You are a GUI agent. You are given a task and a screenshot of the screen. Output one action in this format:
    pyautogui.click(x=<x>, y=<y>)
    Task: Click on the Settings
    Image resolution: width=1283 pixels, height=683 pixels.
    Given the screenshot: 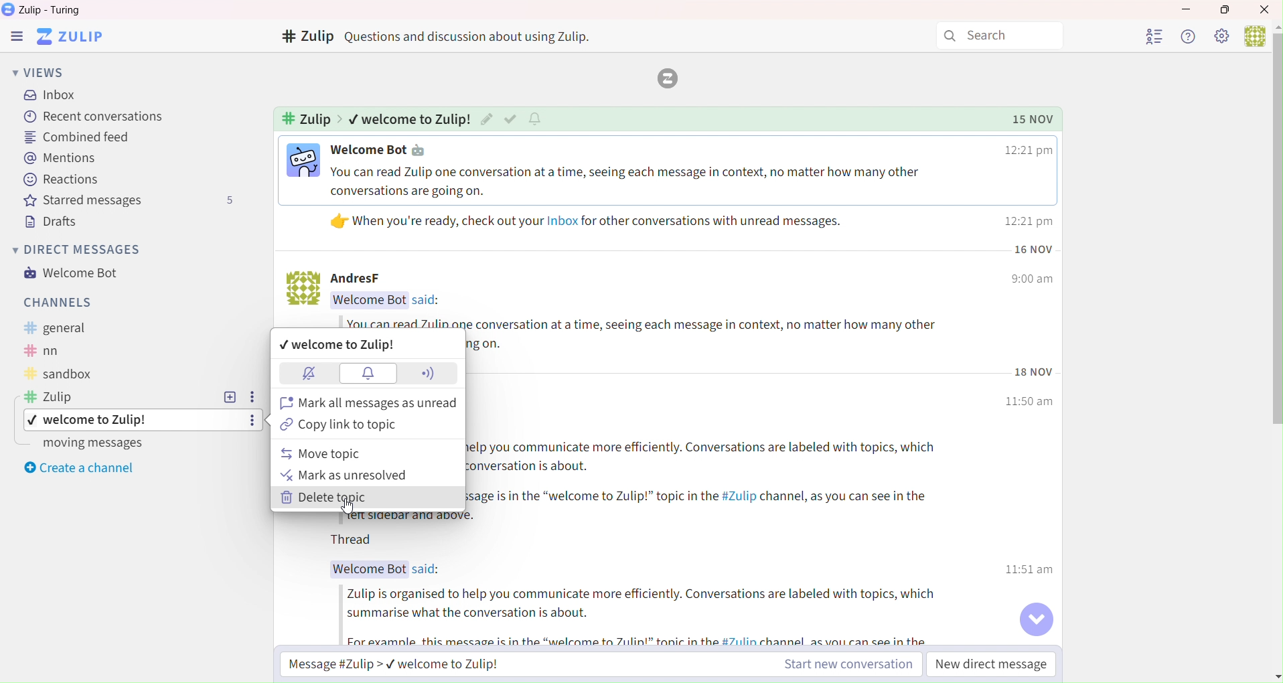 What is the action you would take?
    pyautogui.click(x=250, y=398)
    